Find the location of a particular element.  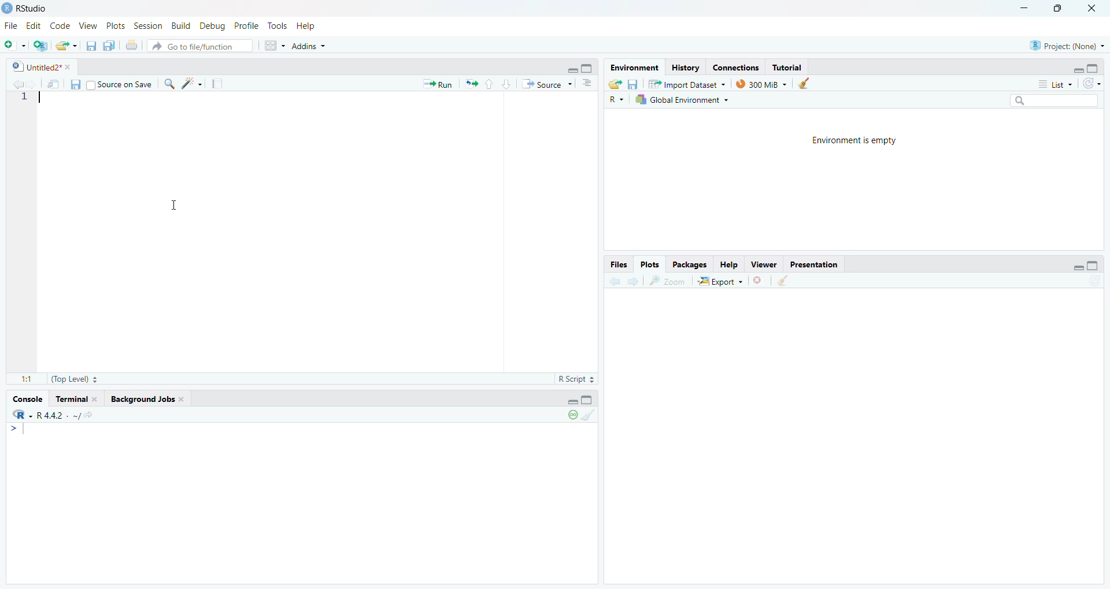

Session is located at coordinates (148, 26).